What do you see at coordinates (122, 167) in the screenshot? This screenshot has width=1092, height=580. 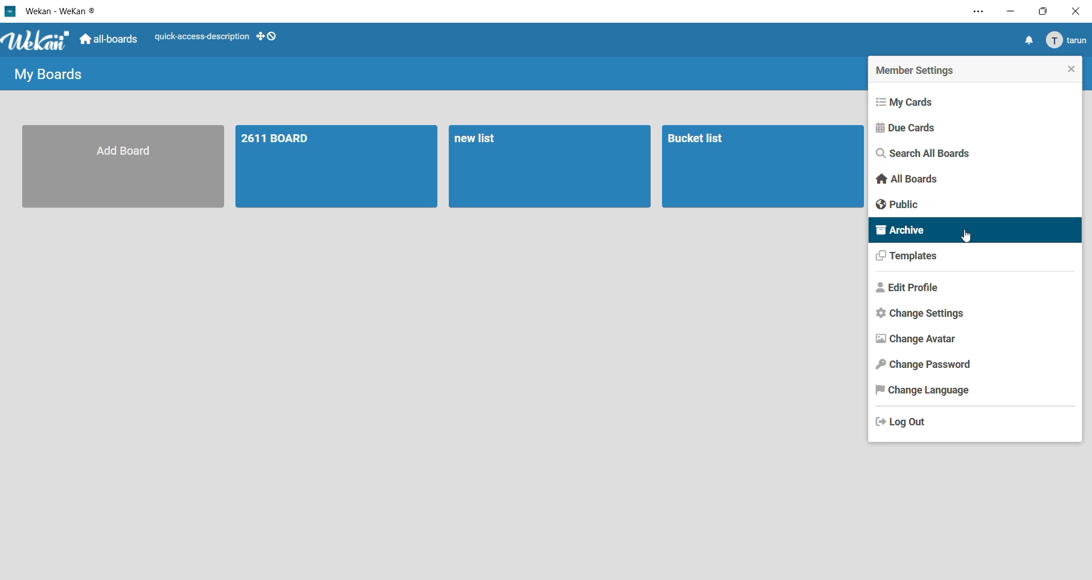 I see `add board` at bounding box center [122, 167].